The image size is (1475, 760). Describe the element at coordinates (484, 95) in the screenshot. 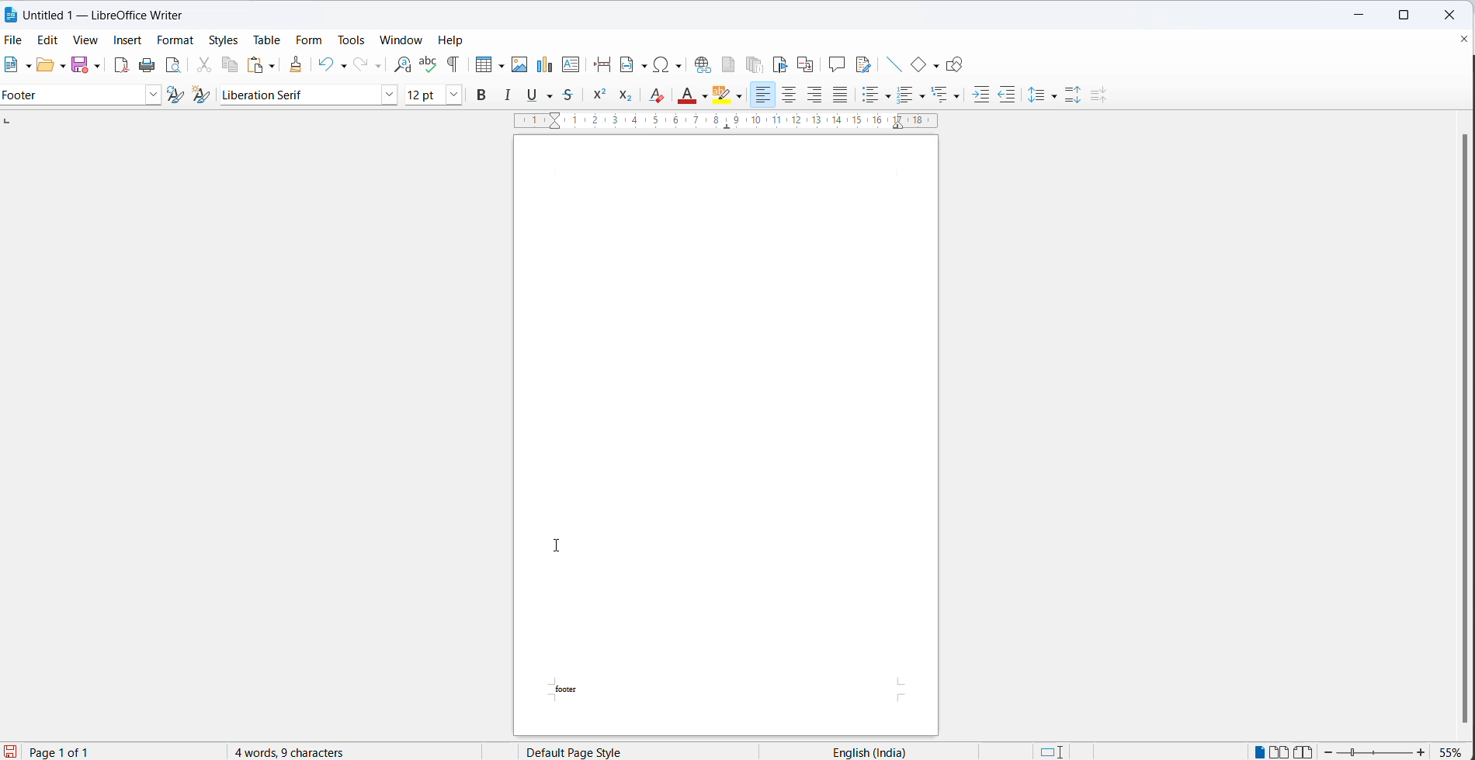

I see `bold` at that location.